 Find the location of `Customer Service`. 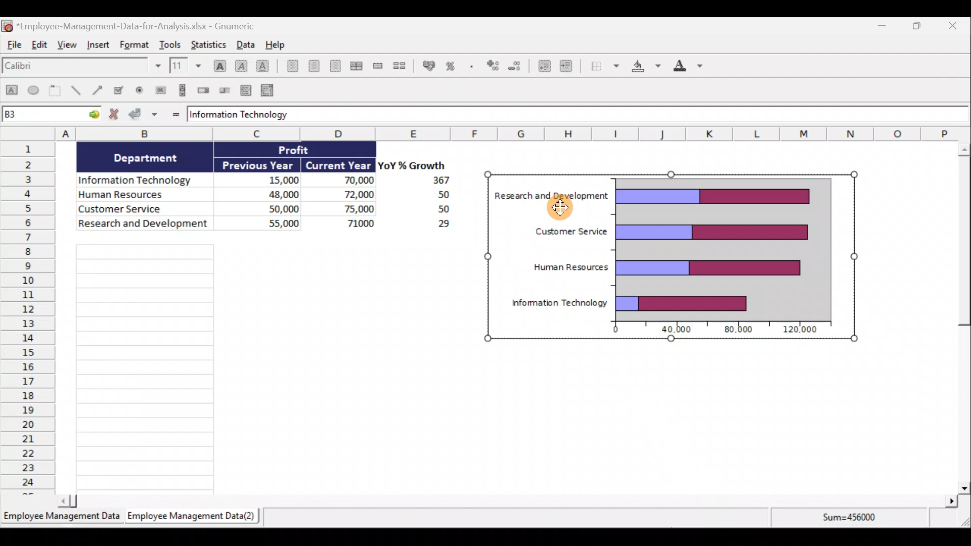

Customer Service is located at coordinates (564, 233).